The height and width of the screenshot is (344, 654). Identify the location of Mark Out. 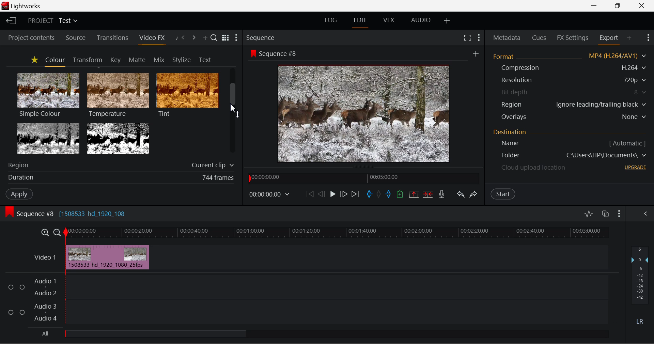
(388, 196).